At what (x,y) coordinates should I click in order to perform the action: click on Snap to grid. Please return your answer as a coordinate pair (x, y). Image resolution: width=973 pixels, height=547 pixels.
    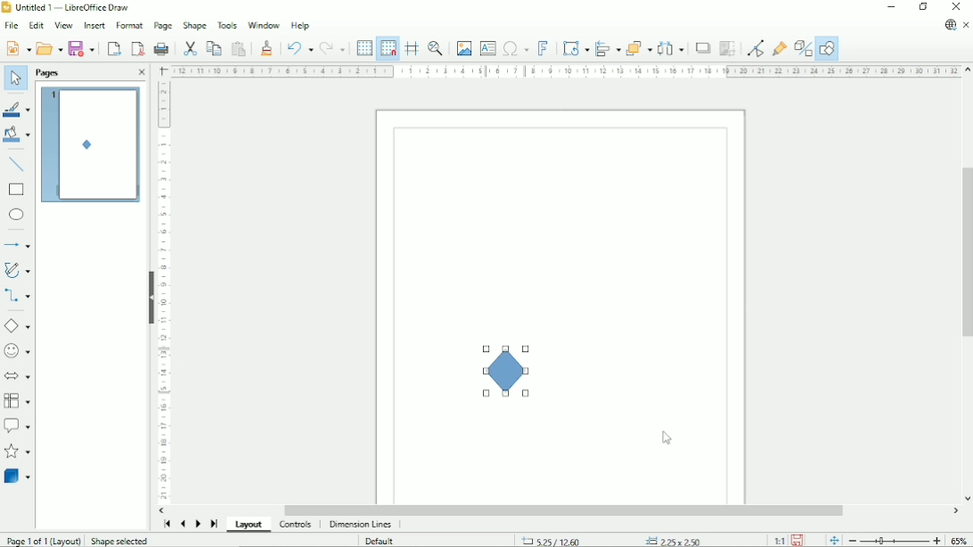
    Looking at the image, I should click on (388, 48).